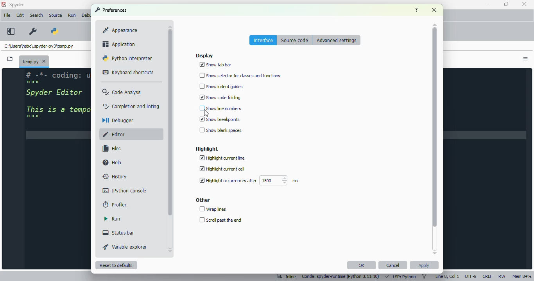  Describe the element at coordinates (206, 113) in the screenshot. I see `cursor` at that location.